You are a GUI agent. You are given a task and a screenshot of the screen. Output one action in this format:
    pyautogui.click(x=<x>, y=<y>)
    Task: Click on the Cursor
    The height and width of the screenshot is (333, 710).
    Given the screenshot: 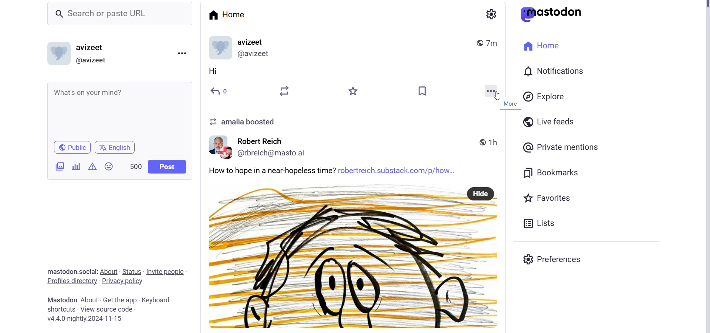 What is the action you would take?
    pyautogui.click(x=498, y=95)
    